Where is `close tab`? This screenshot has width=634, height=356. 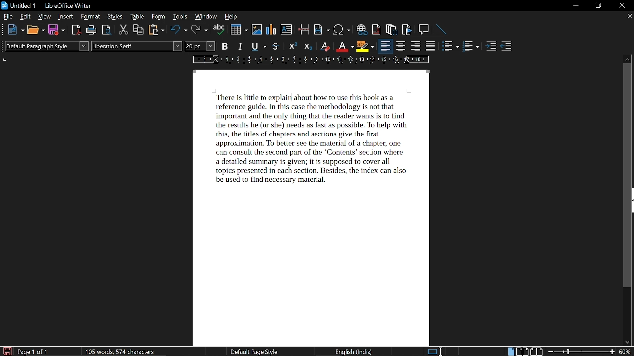
close tab is located at coordinates (629, 17).